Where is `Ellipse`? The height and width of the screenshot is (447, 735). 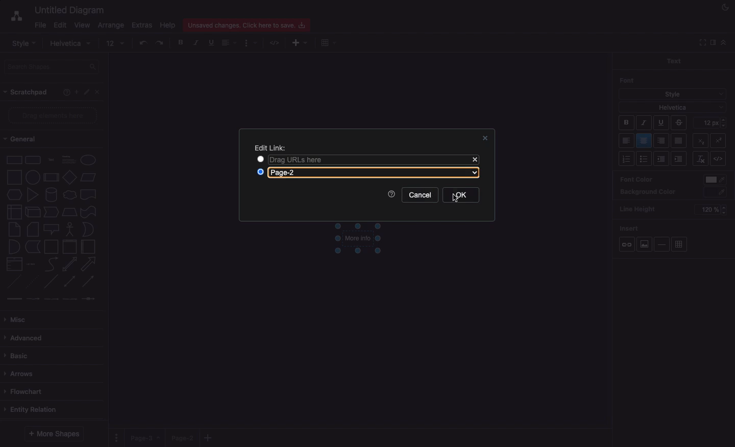 Ellipse is located at coordinates (88, 160).